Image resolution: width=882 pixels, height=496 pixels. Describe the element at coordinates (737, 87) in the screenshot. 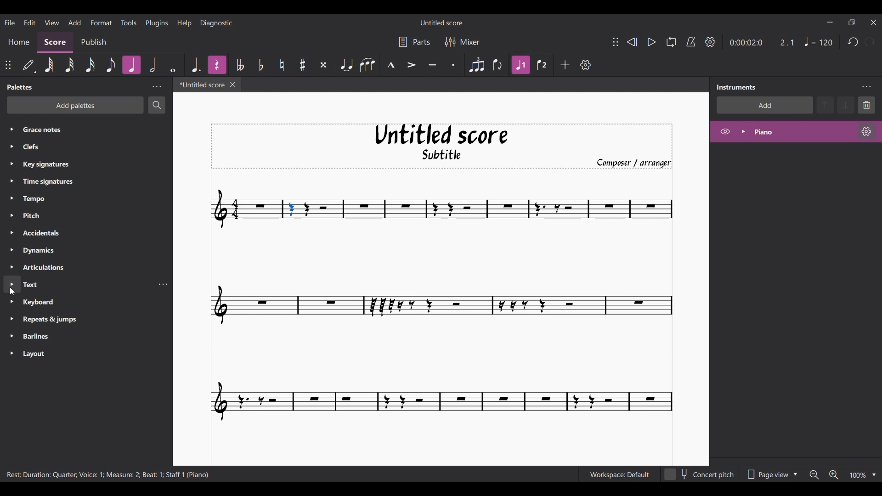

I see `Panel title` at that location.